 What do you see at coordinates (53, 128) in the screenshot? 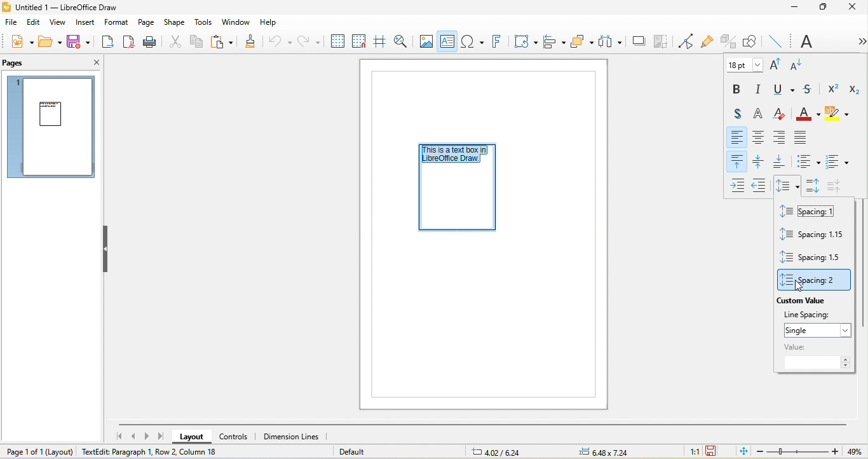
I see `page 1` at bounding box center [53, 128].